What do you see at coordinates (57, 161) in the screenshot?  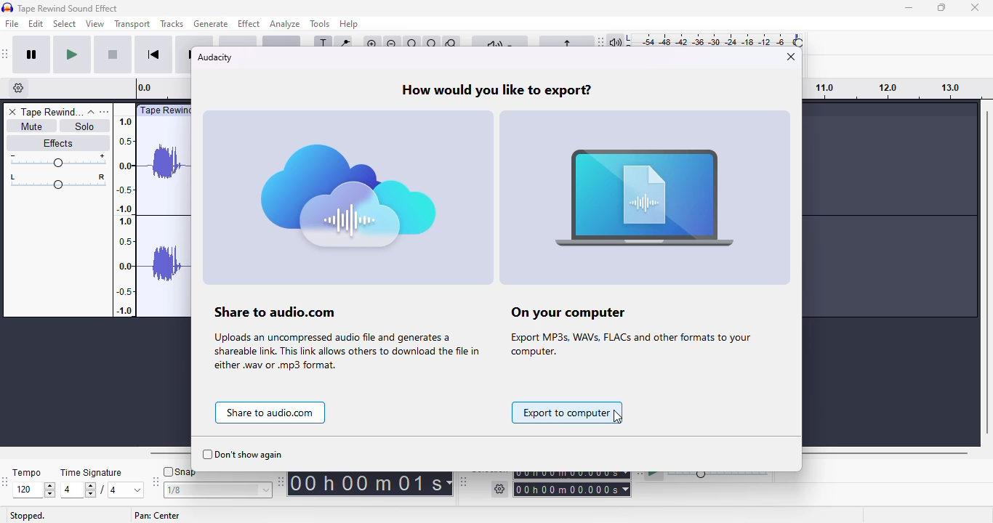 I see `volume` at bounding box center [57, 161].